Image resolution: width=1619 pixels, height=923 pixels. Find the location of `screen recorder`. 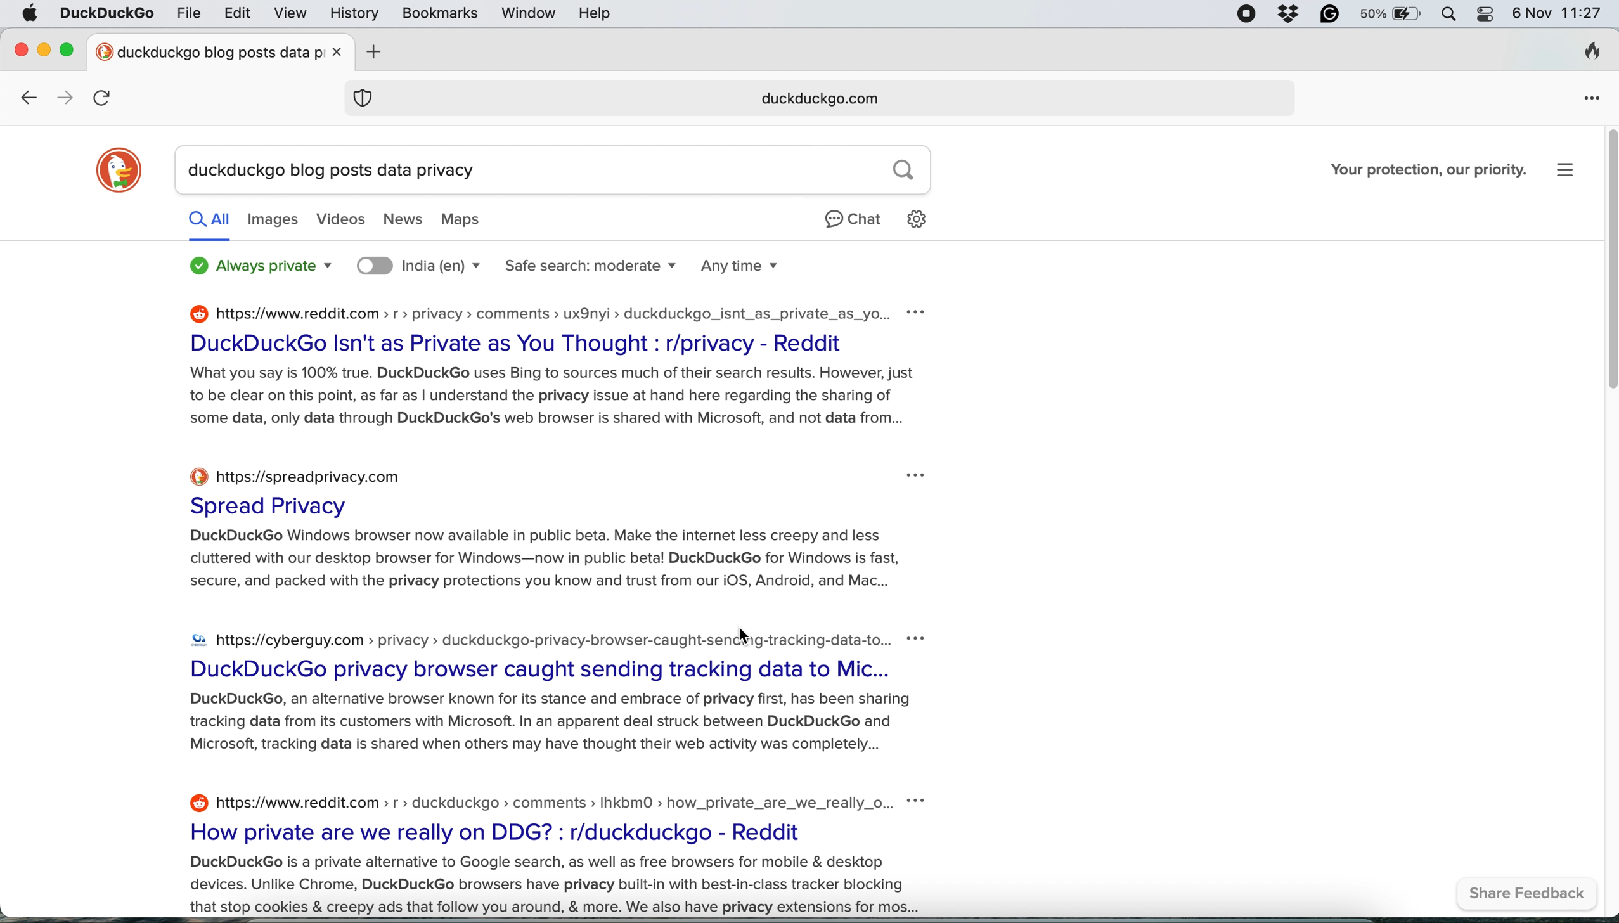

screen recorder is located at coordinates (1246, 15).